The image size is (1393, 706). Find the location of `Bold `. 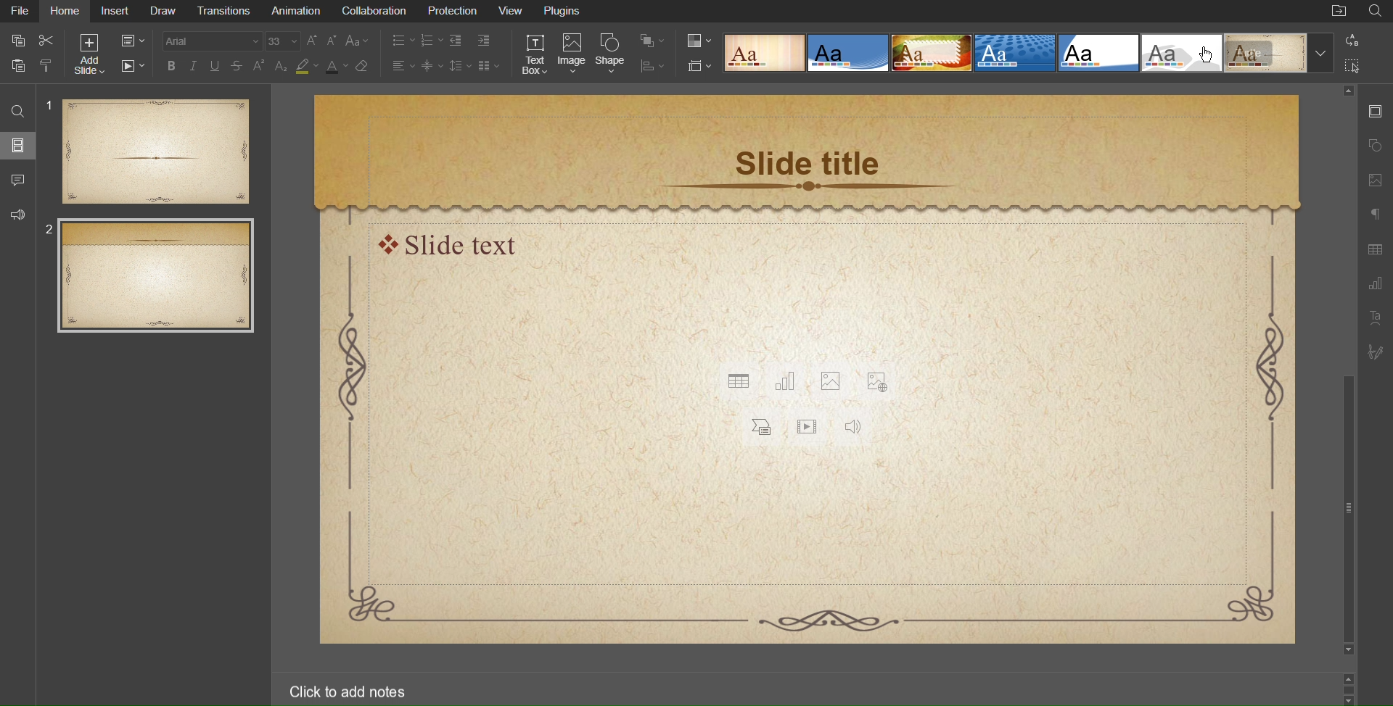

Bold  is located at coordinates (172, 66).